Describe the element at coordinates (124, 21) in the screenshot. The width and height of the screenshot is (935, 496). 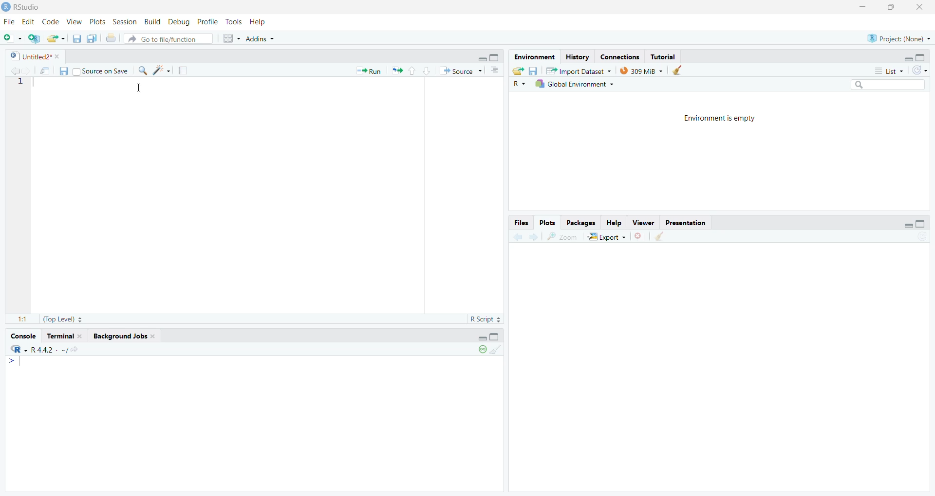
I see `Session` at that location.